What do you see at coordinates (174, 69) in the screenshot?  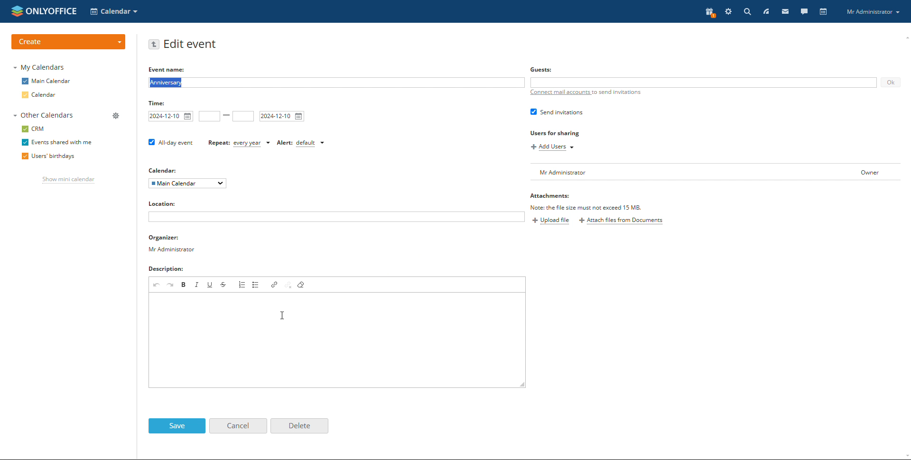 I see `Event name:` at bounding box center [174, 69].